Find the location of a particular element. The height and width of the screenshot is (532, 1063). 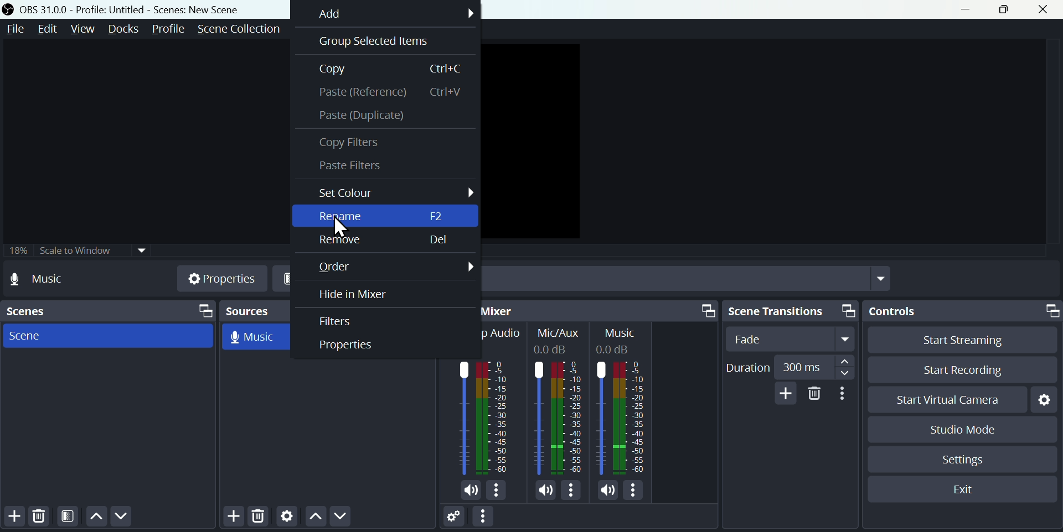

Scene collection is located at coordinates (241, 29).